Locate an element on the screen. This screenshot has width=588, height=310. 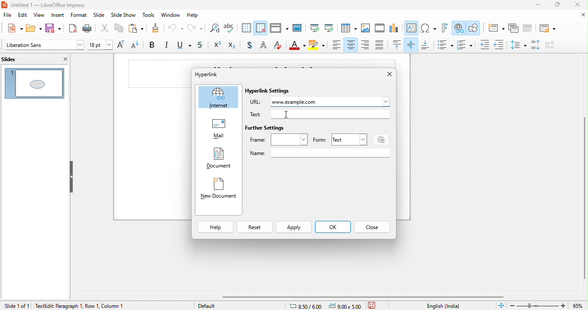
window is located at coordinates (172, 15).